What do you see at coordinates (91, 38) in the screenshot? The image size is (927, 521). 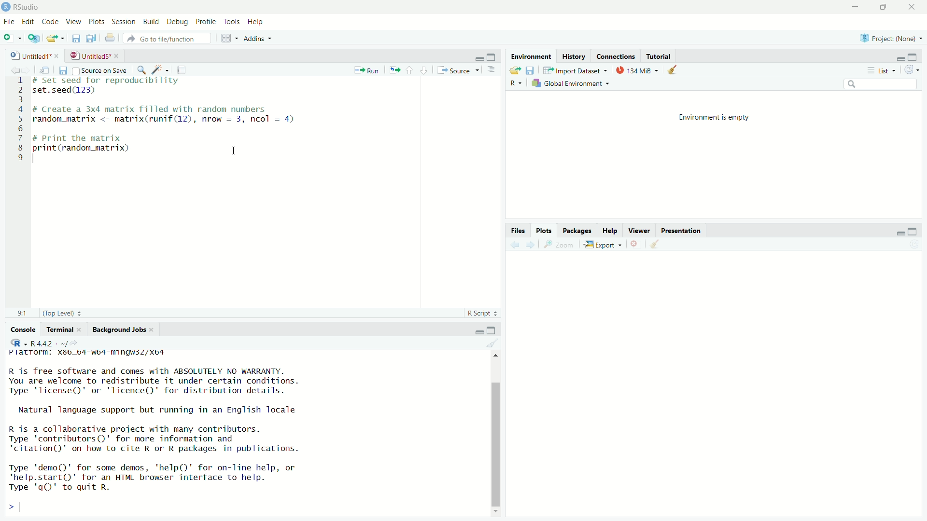 I see `copy` at bounding box center [91, 38].